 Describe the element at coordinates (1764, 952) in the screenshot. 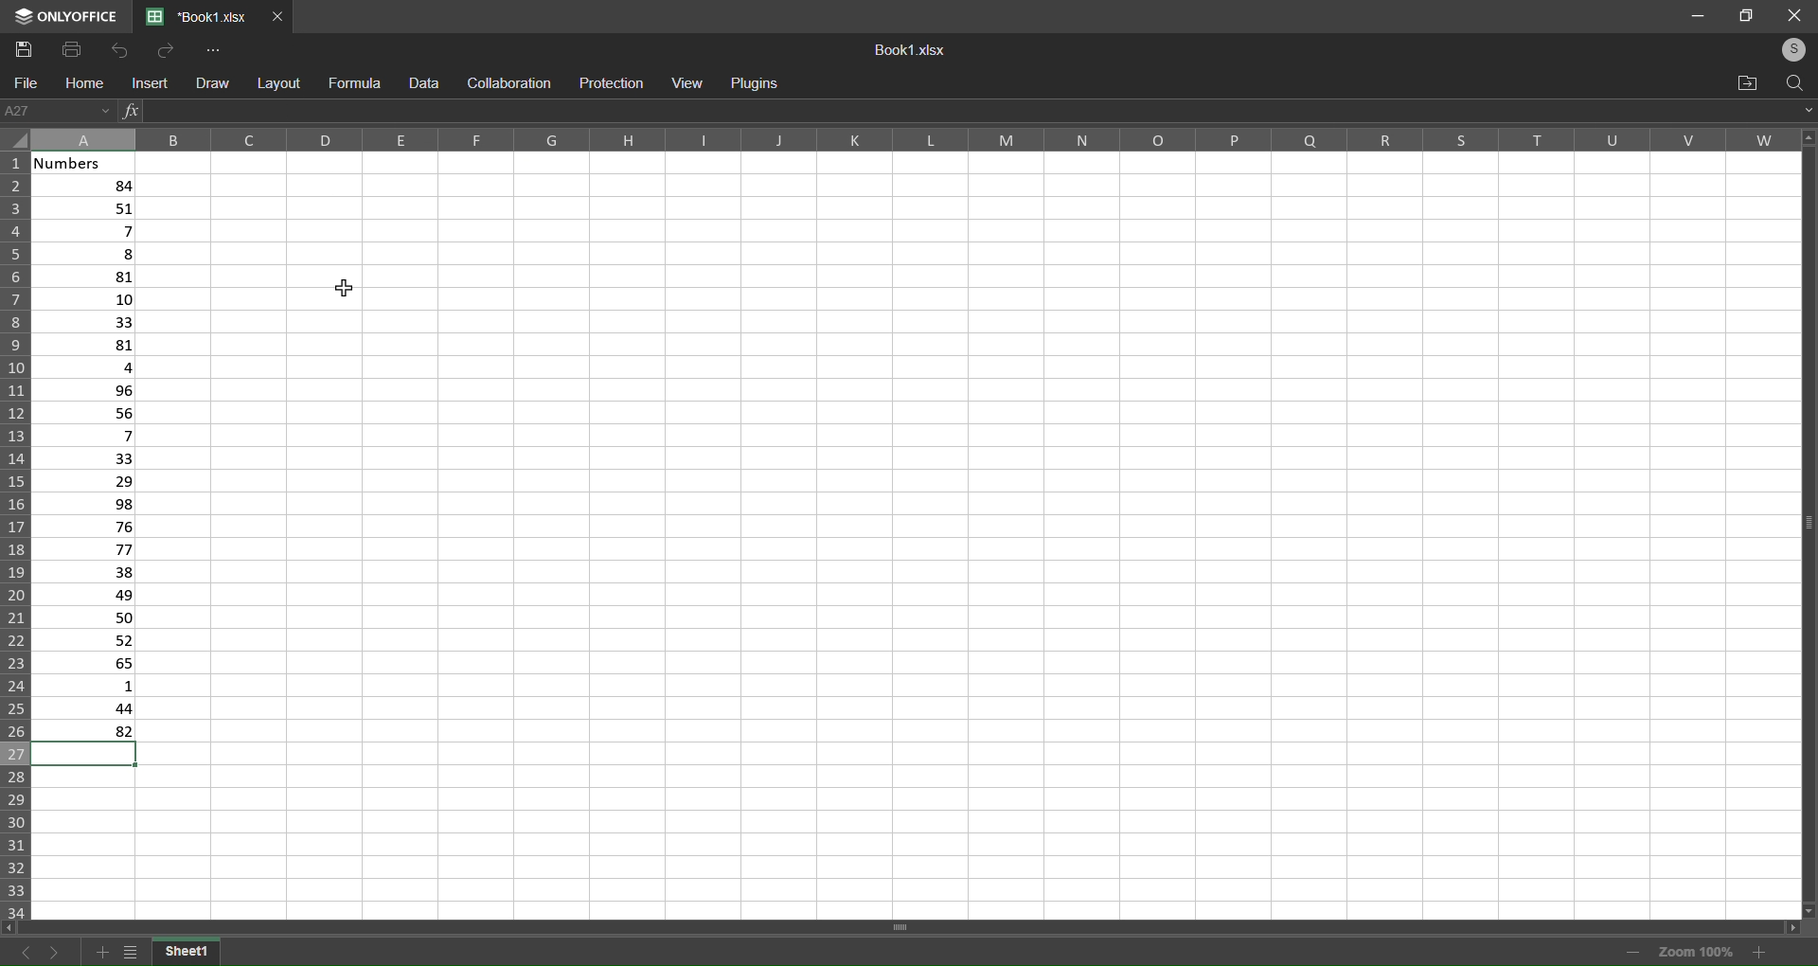

I see `zoom in` at that location.